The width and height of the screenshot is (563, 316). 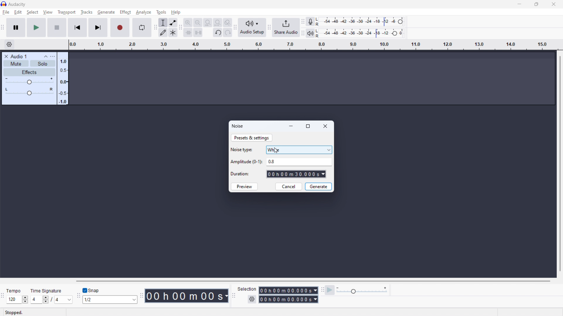 I want to click on Duration, so click(x=241, y=174).